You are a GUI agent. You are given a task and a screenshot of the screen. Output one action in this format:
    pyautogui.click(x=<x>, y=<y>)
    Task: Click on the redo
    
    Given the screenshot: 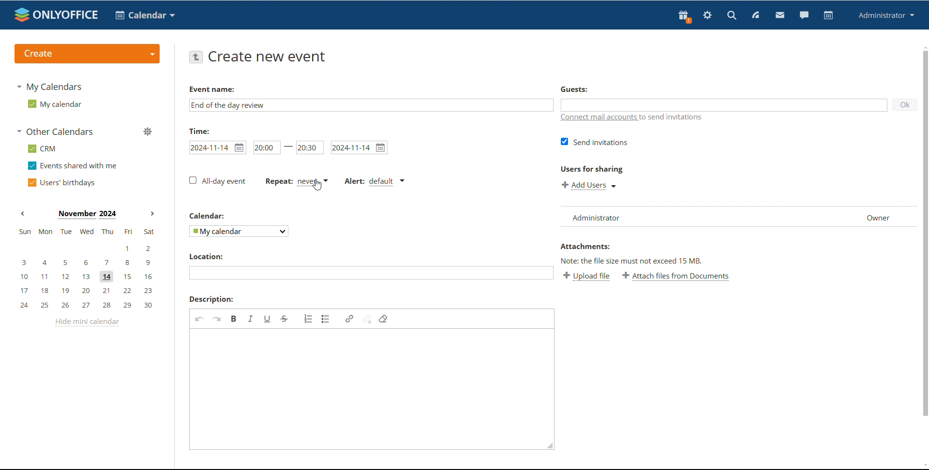 What is the action you would take?
    pyautogui.click(x=217, y=319)
    